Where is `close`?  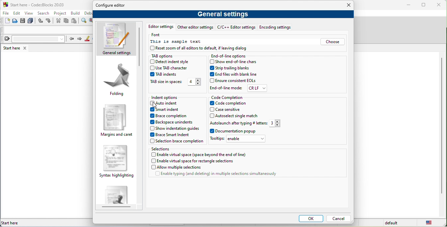 close is located at coordinates (25, 48).